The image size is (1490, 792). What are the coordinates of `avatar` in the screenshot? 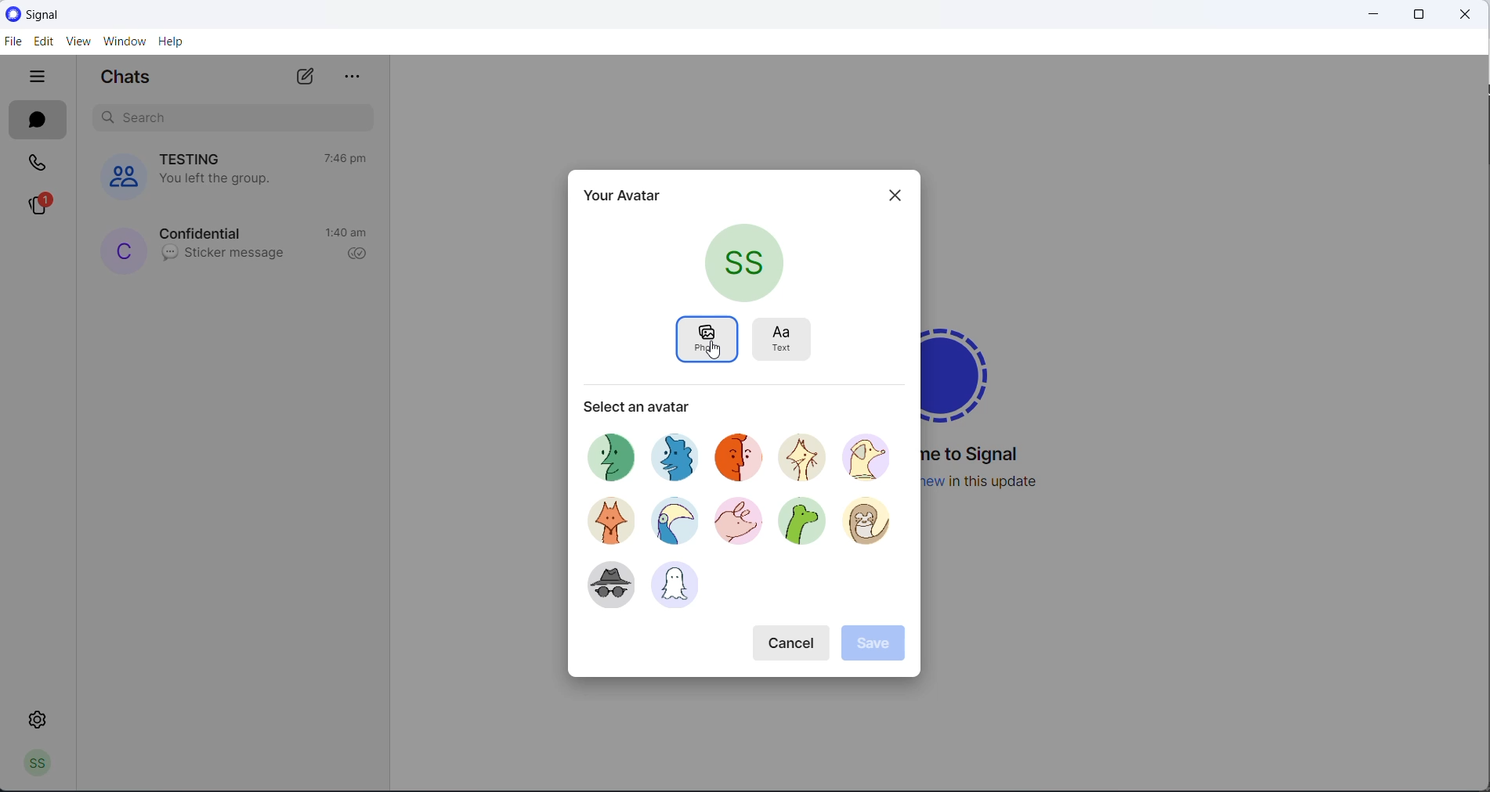 It's located at (873, 457).